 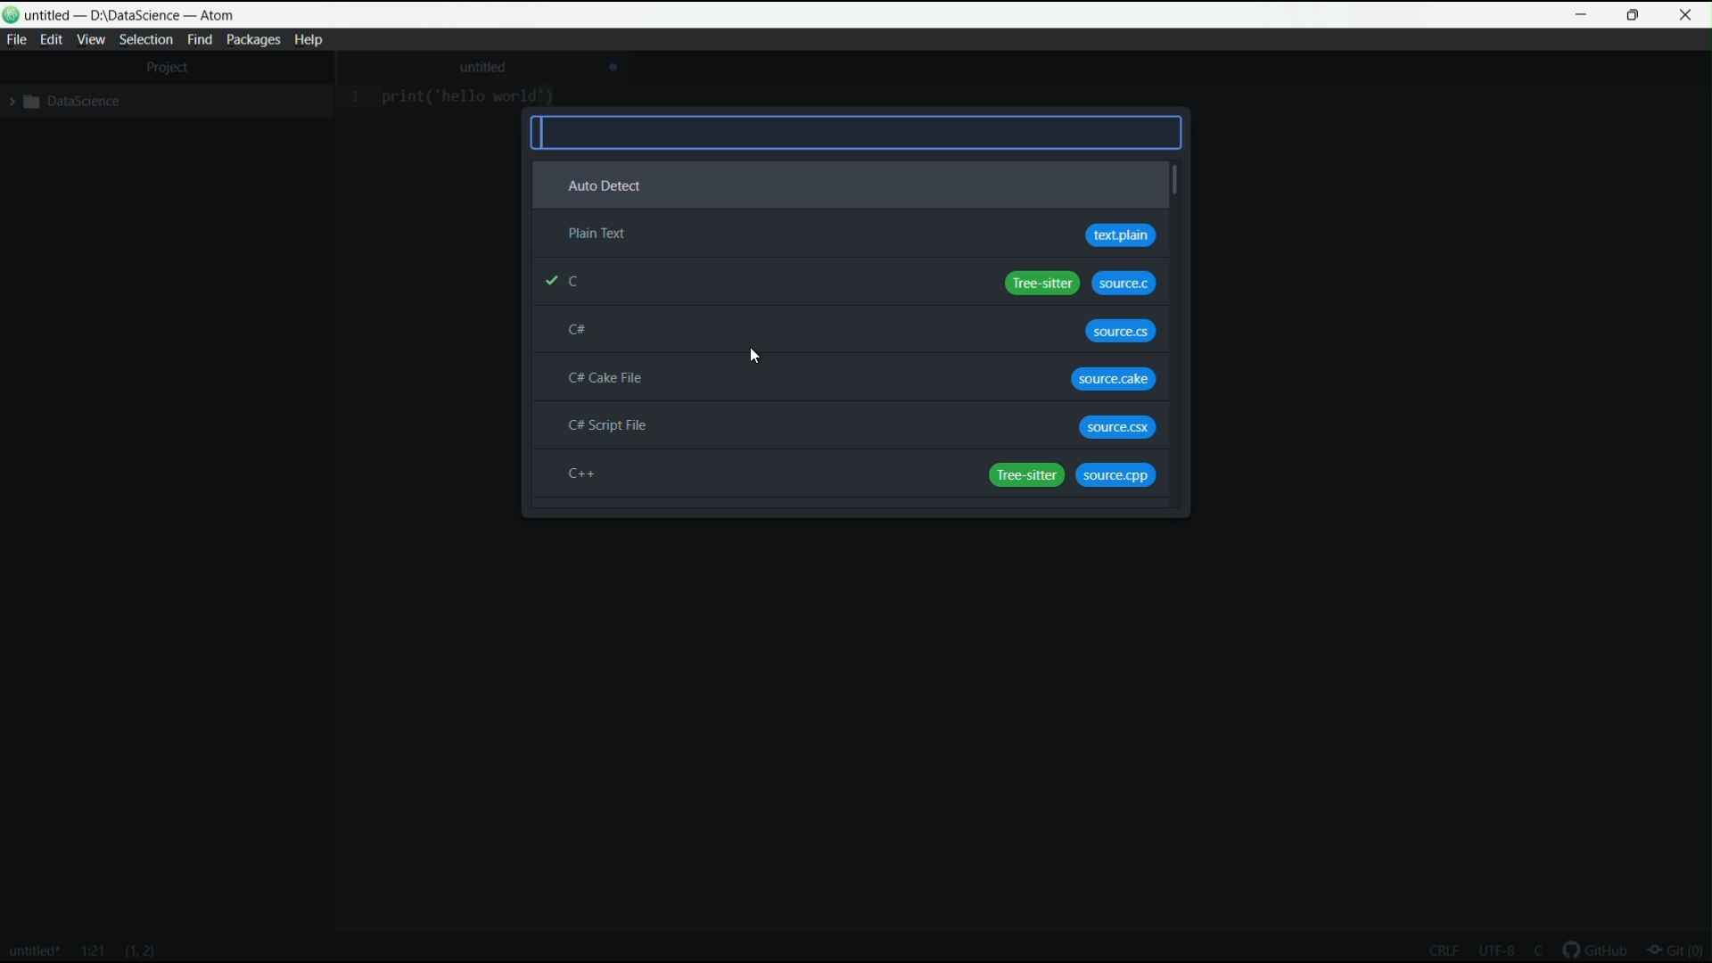 What do you see at coordinates (62, 101) in the screenshot?
I see `expand folder` at bounding box center [62, 101].